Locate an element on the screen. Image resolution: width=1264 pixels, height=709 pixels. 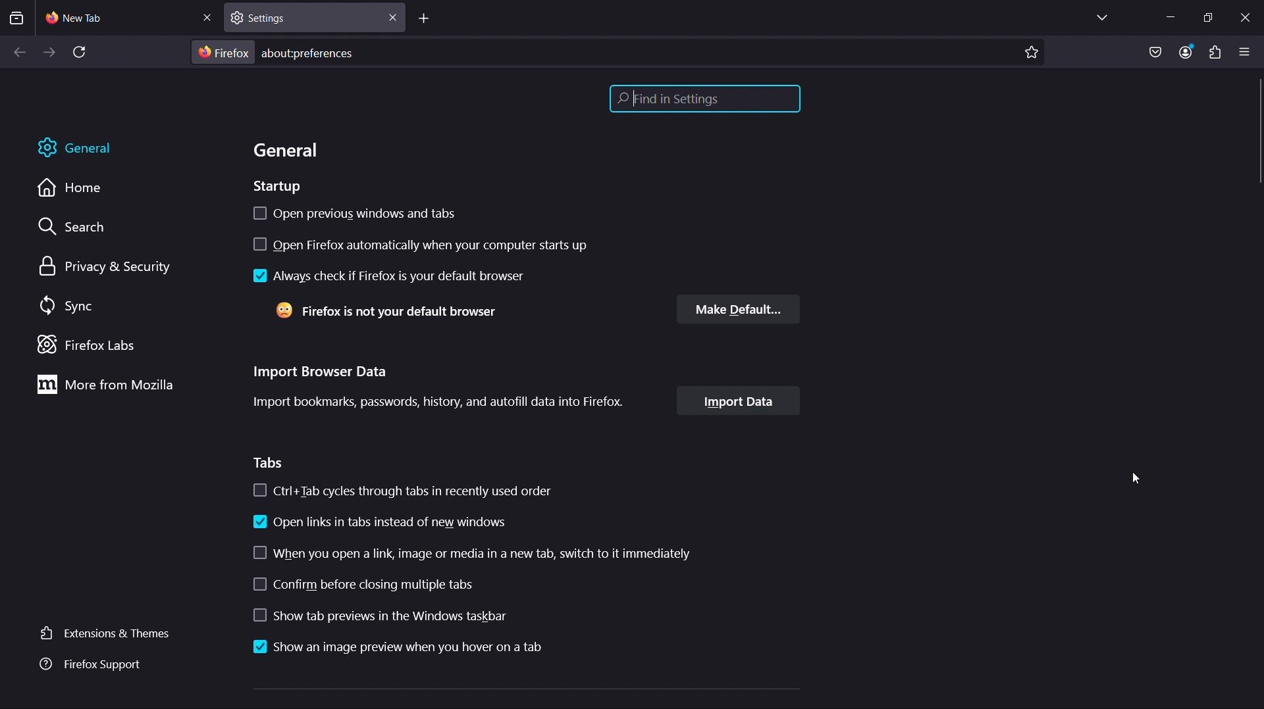
Import bookmarks, passwords, history and autofill data into Firefox is located at coordinates (442, 402).